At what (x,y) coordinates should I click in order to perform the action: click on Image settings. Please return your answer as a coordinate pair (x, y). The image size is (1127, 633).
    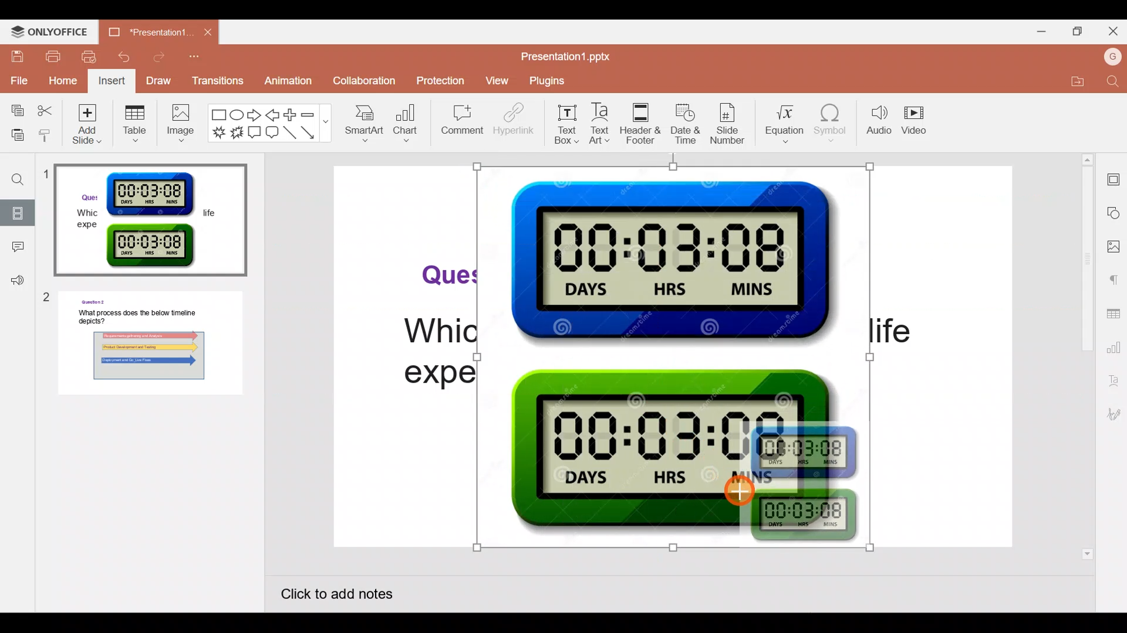
    Looking at the image, I should click on (1115, 248).